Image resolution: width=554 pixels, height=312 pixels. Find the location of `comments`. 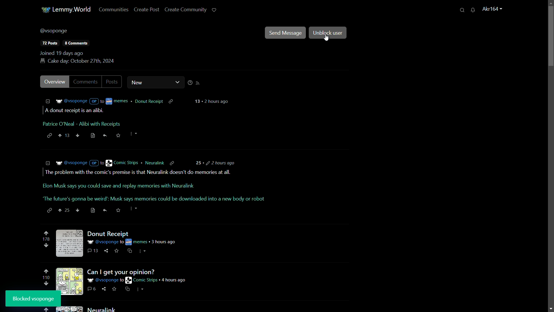

comments is located at coordinates (92, 252).